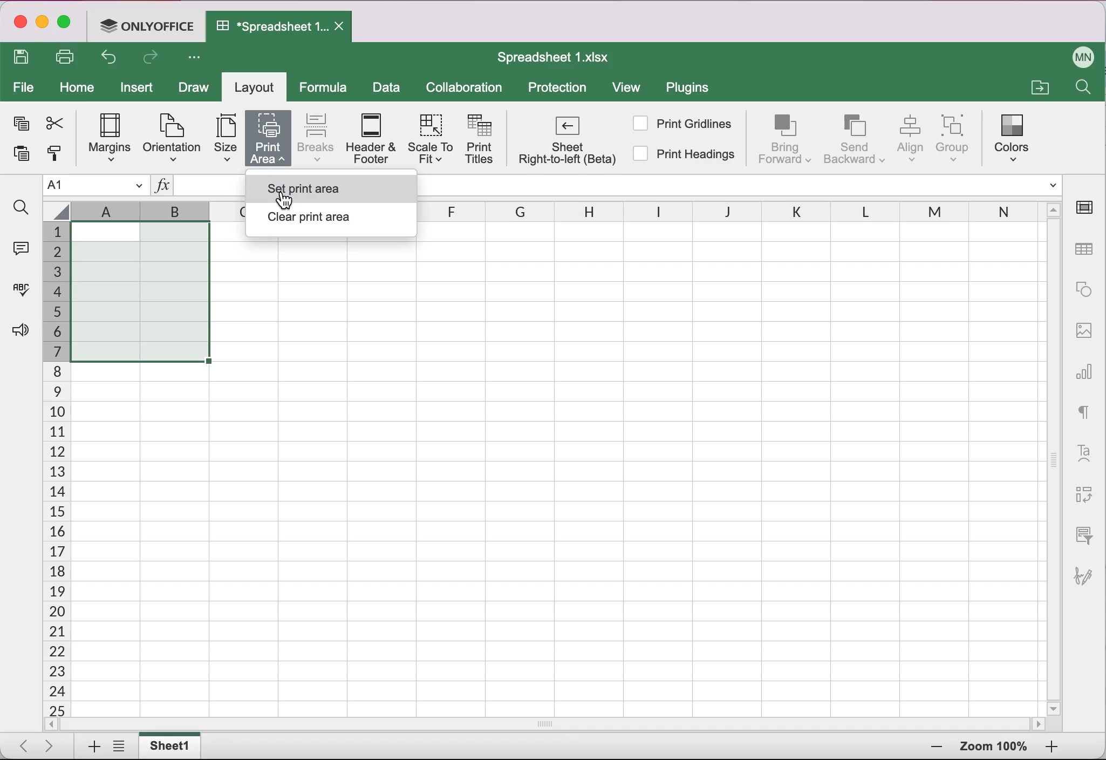 The height and width of the screenshot is (760, 1106). Describe the element at coordinates (268, 138) in the screenshot. I see `Print area` at that location.